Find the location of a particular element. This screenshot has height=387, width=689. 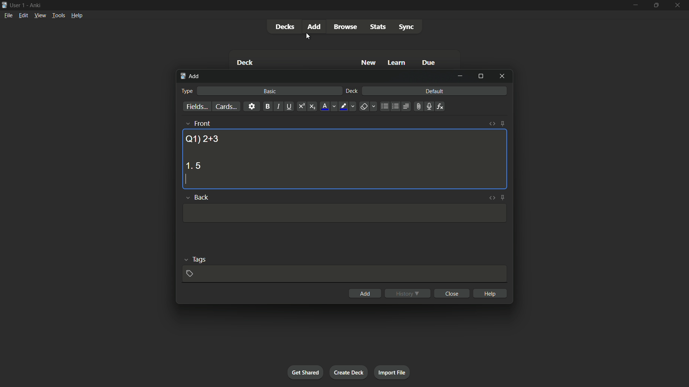

cursor is located at coordinates (186, 180).